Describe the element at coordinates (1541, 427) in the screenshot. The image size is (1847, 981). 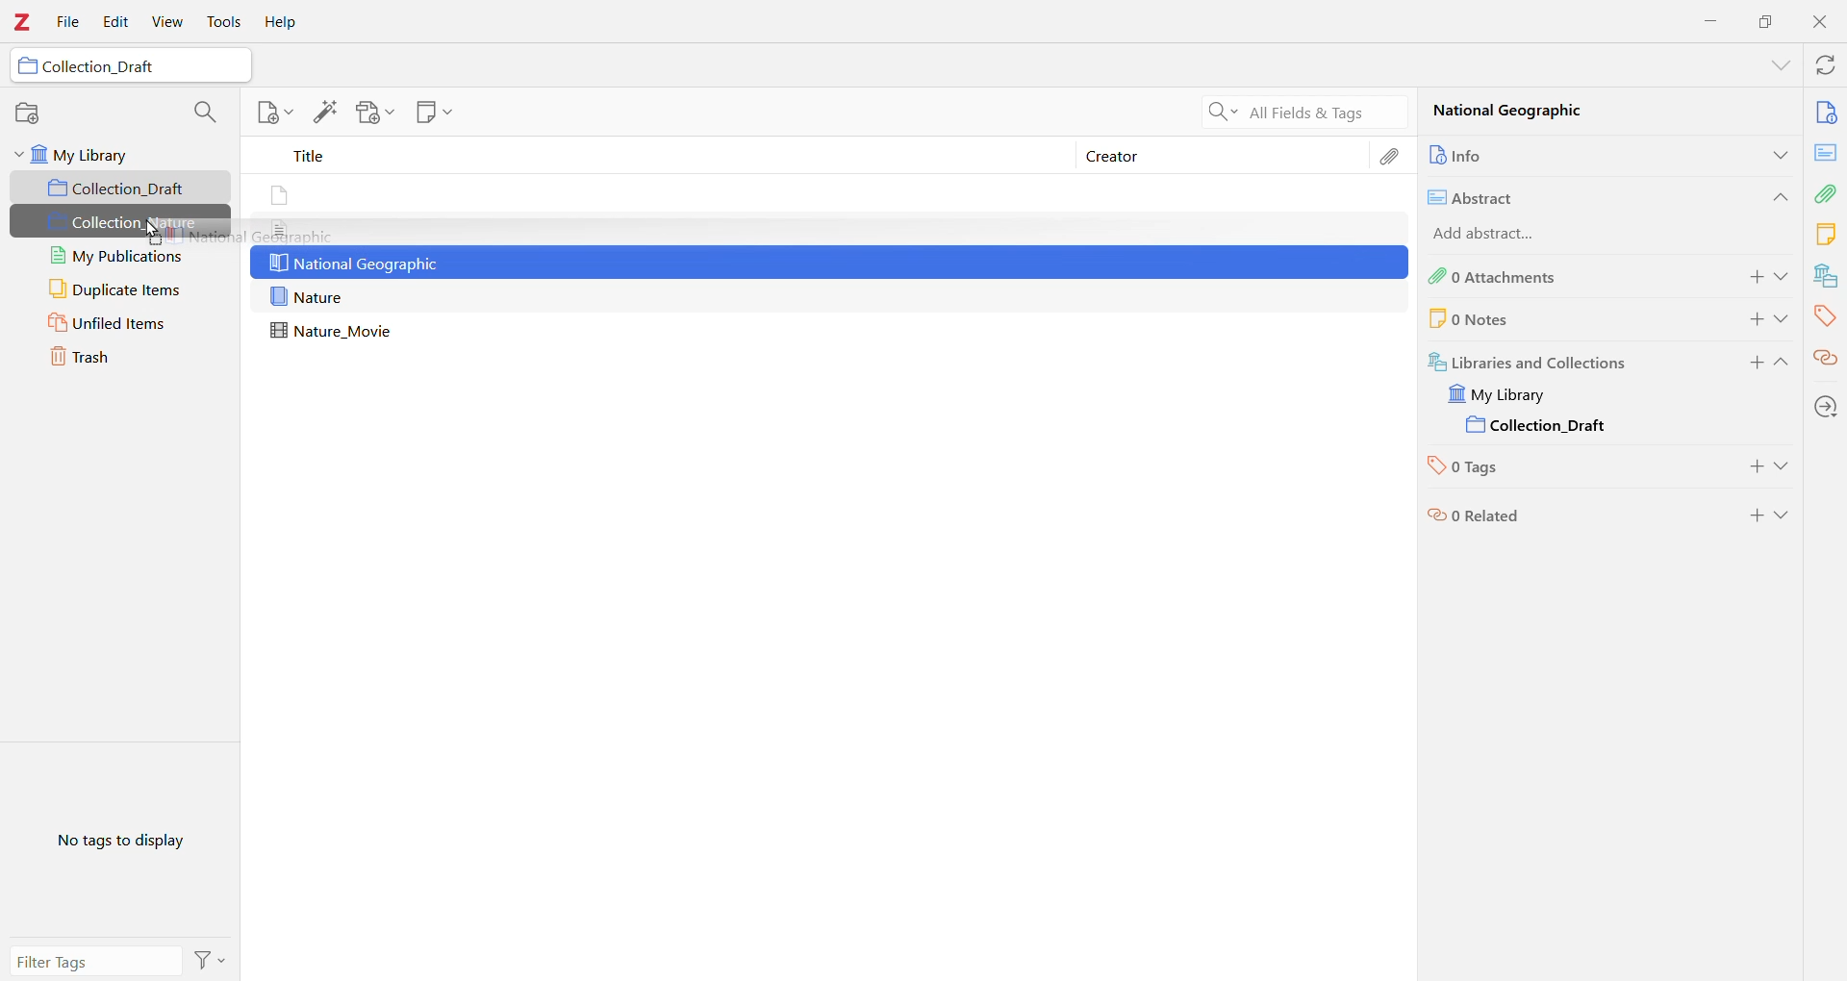
I see `Current Collection` at that location.